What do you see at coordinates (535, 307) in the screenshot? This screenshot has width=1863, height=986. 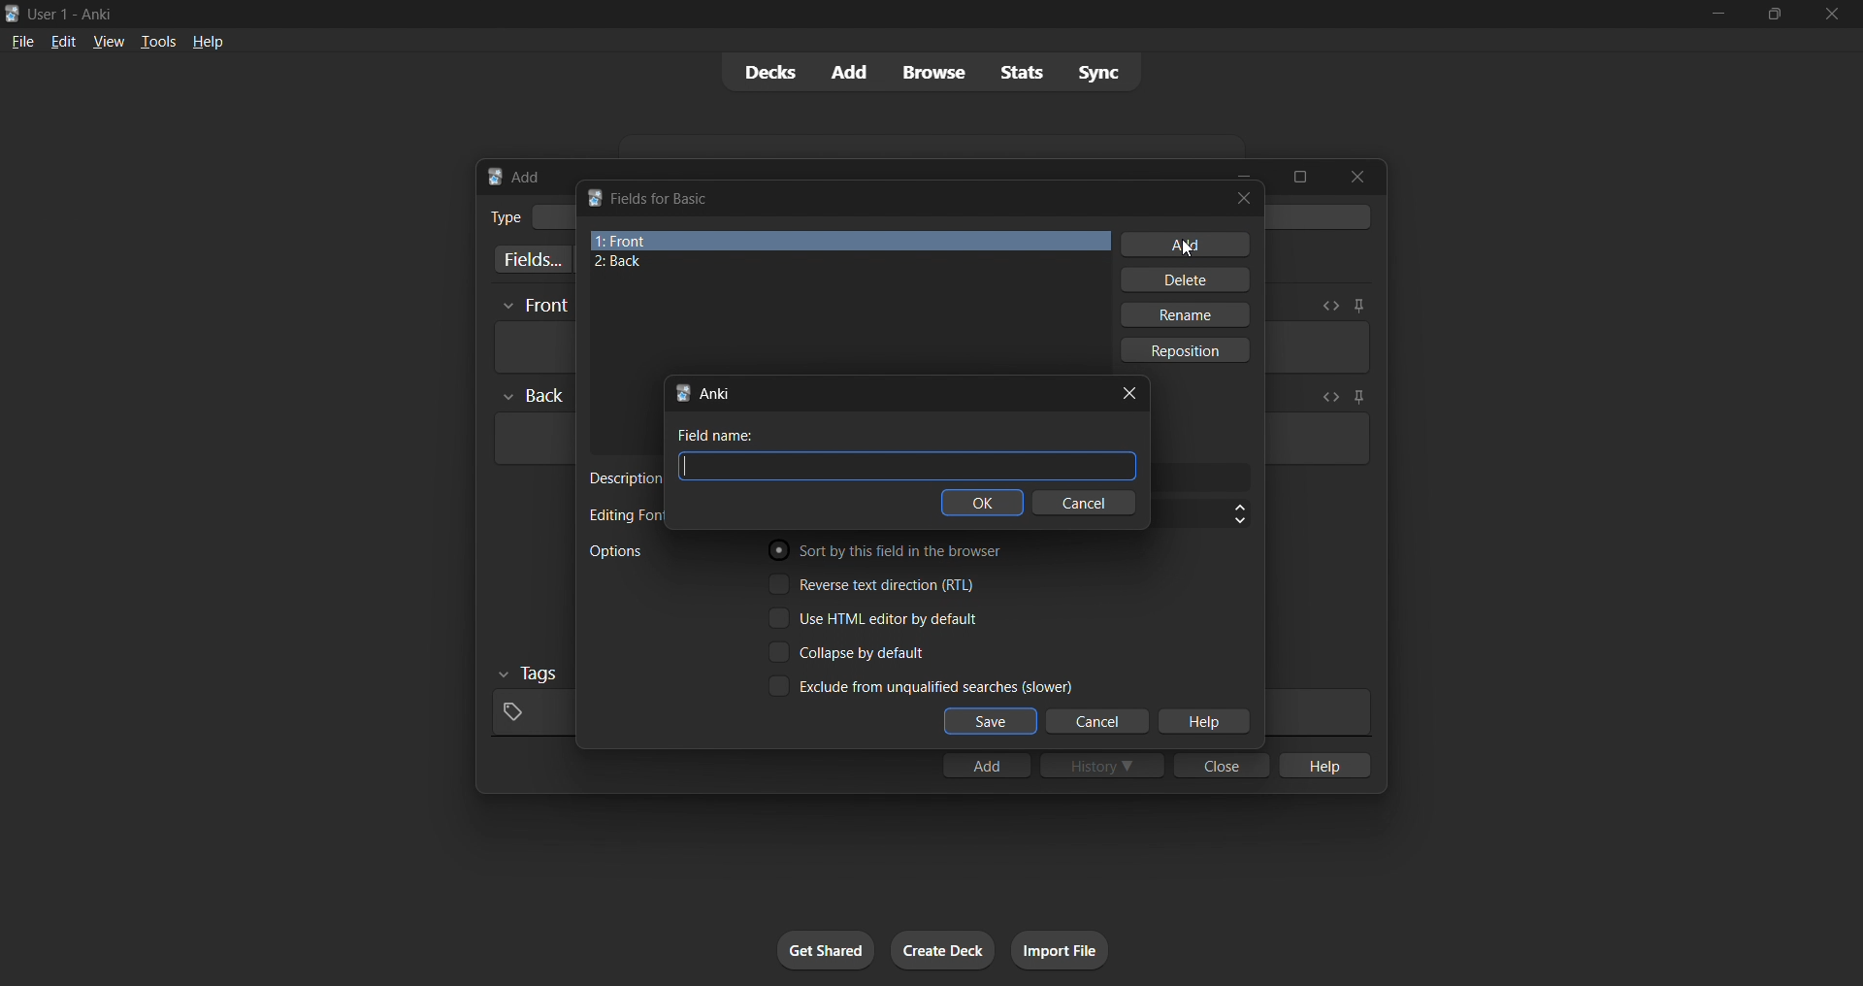 I see `` at bounding box center [535, 307].